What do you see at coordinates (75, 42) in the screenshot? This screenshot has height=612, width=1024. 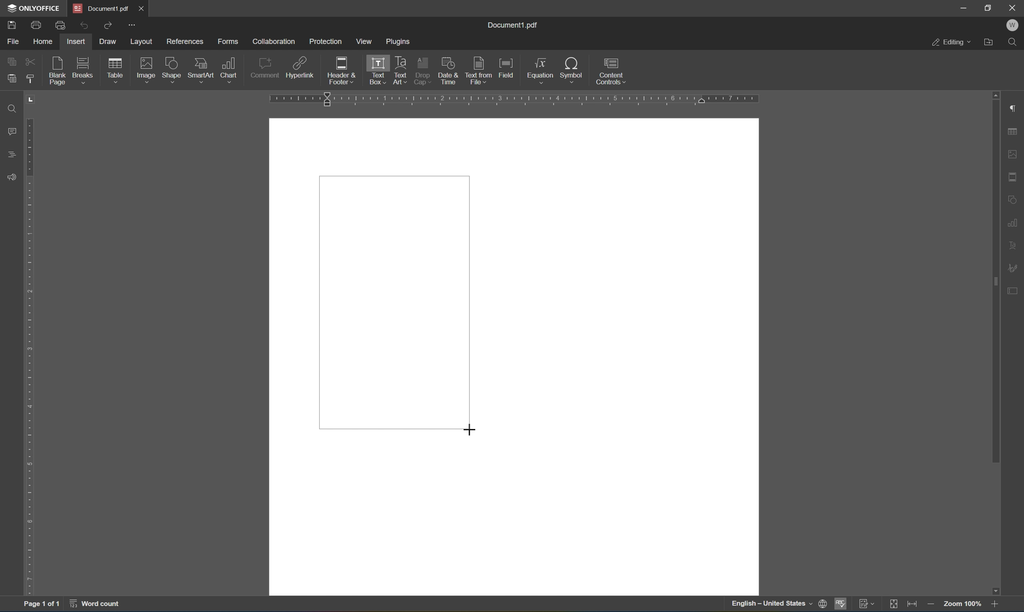 I see `insert` at bounding box center [75, 42].